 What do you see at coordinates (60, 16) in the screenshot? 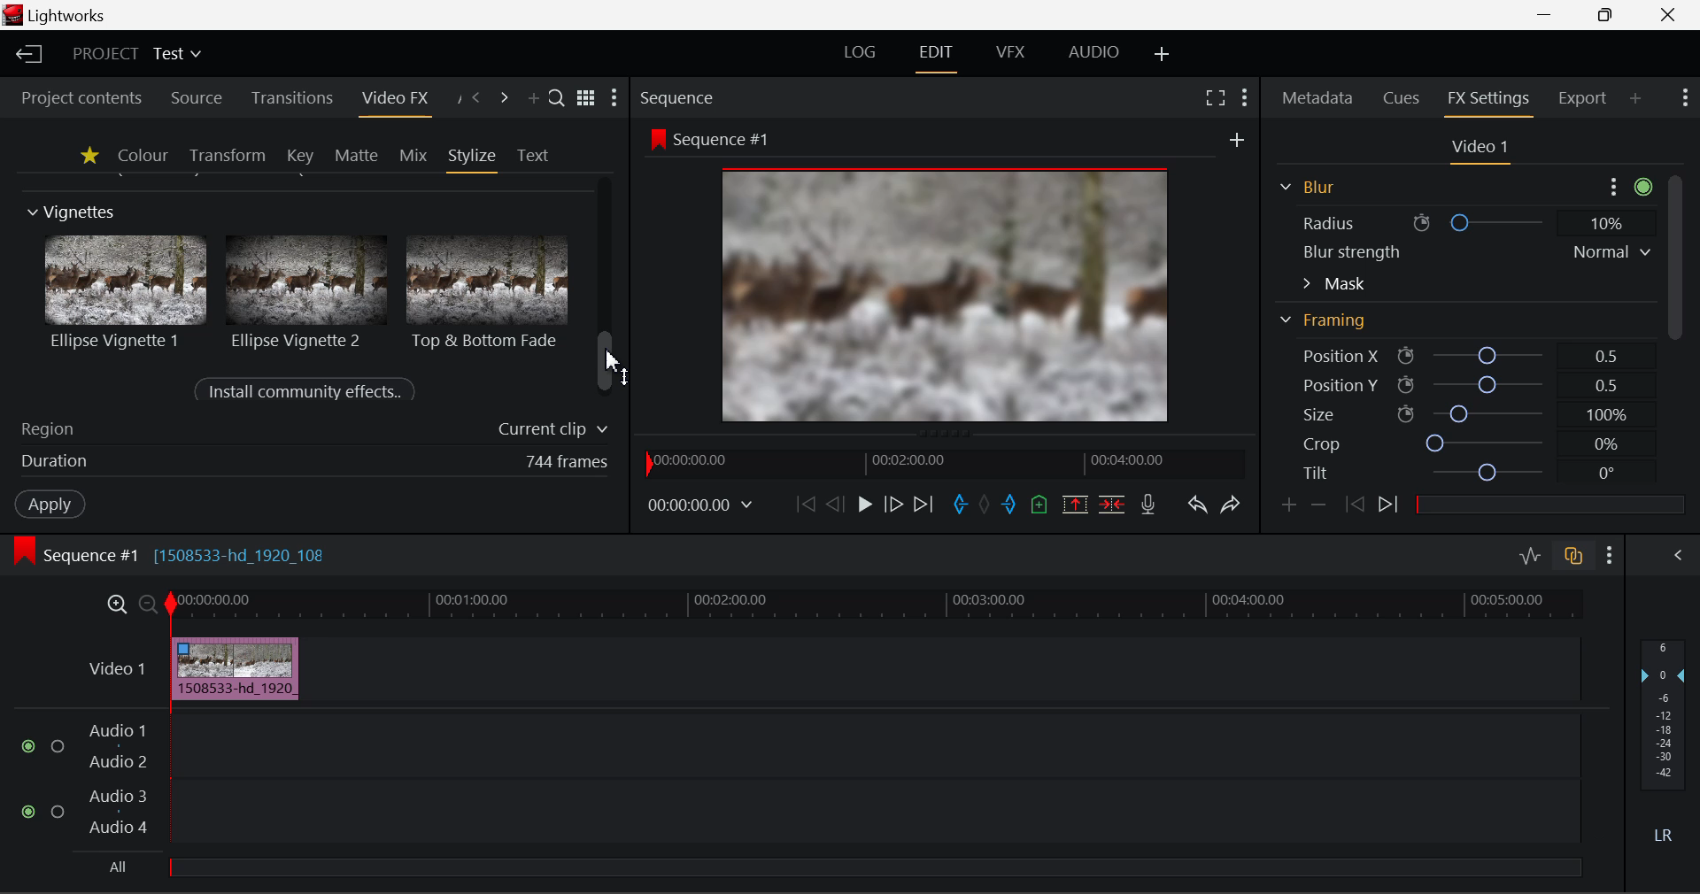
I see `Window Title` at bounding box center [60, 16].